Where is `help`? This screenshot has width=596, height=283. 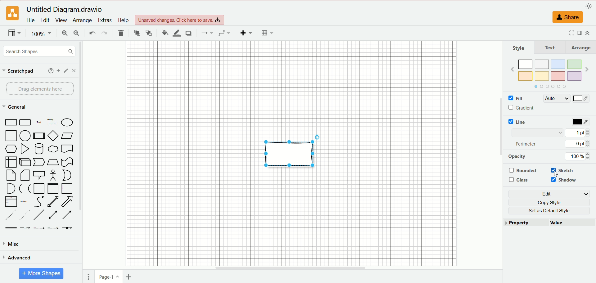 help is located at coordinates (123, 20).